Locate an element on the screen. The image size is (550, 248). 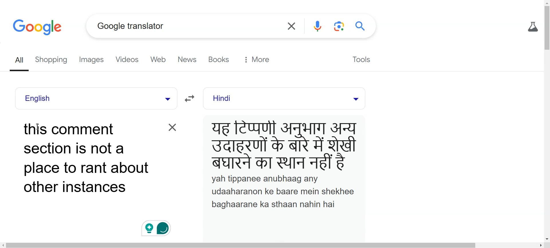
Tools is located at coordinates (360, 59).